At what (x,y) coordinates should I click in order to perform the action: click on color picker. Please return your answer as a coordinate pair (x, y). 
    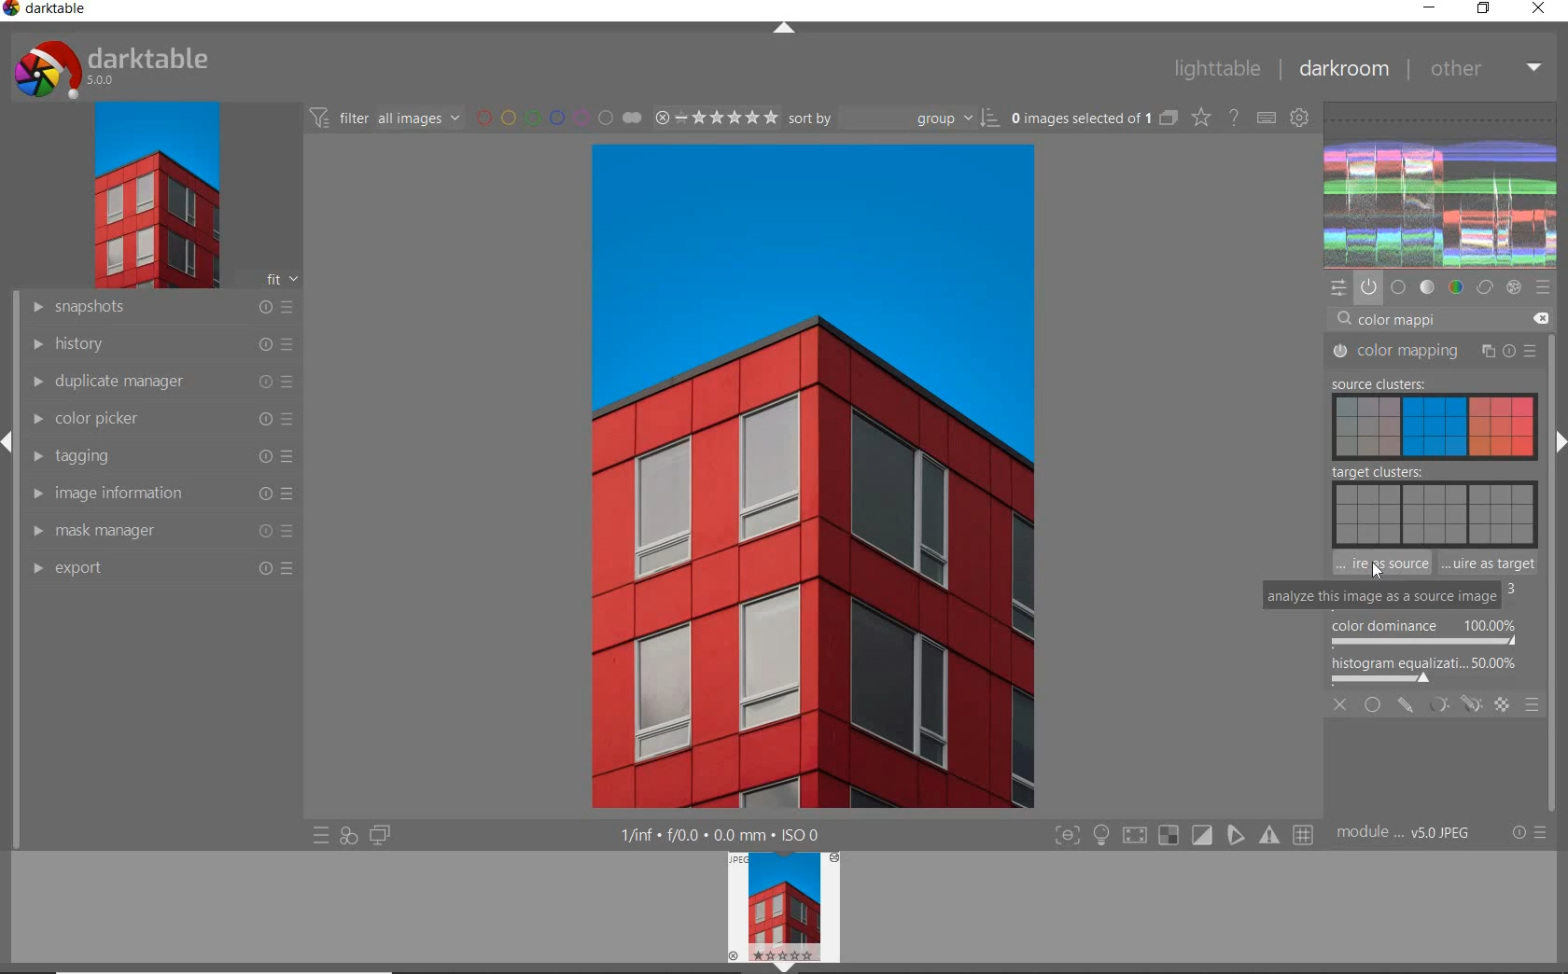
    Looking at the image, I should click on (161, 419).